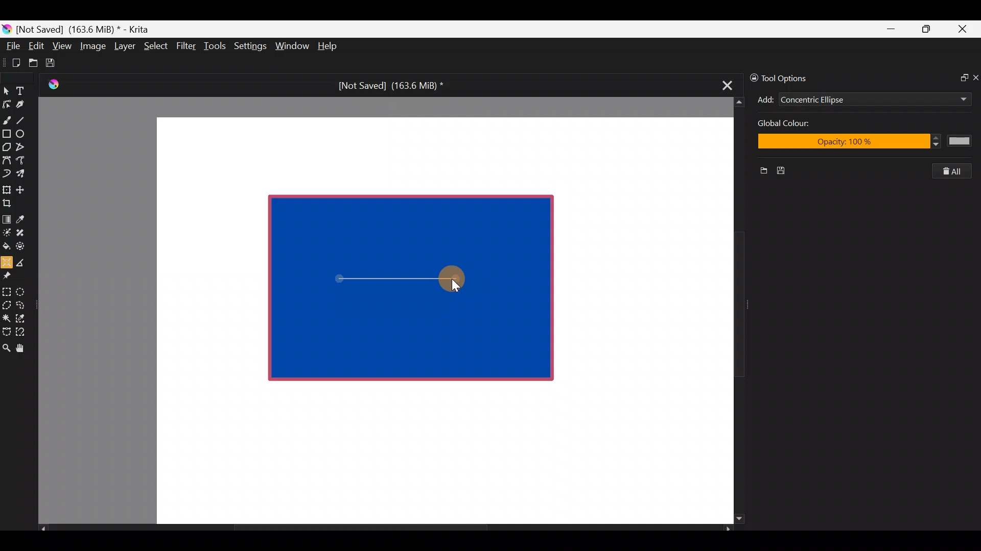 This screenshot has width=981, height=551. What do you see at coordinates (724, 84) in the screenshot?
I see `Close tab` at bounding box center [724, 84].